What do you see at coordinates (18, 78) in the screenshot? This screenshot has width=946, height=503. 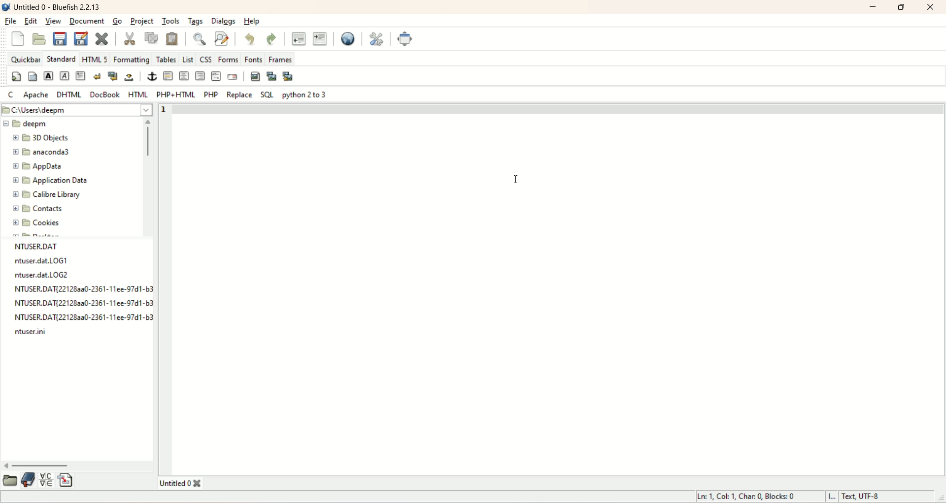 I see `quickstart` at bounding box center [18, 78].